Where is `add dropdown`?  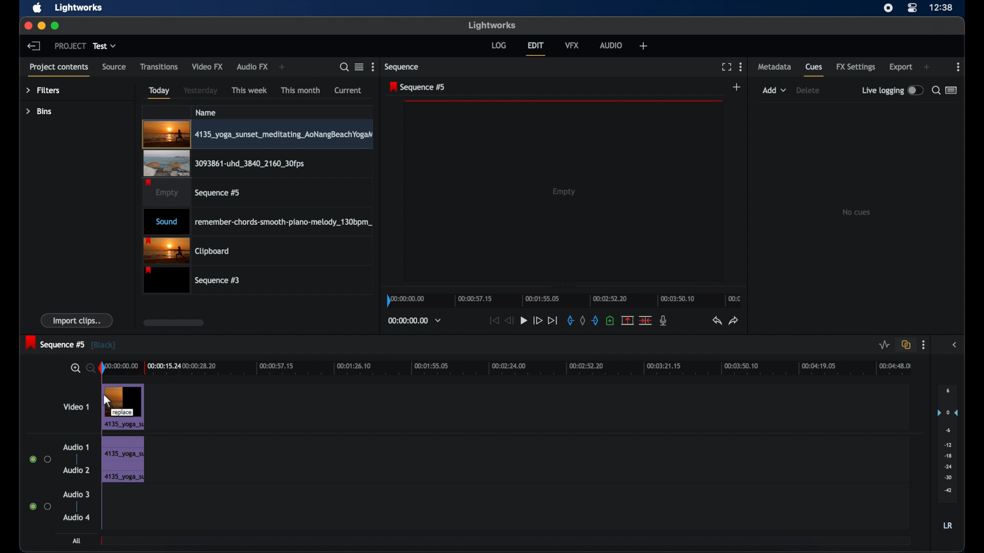 add dropdown is located at coordinates (774, 90).